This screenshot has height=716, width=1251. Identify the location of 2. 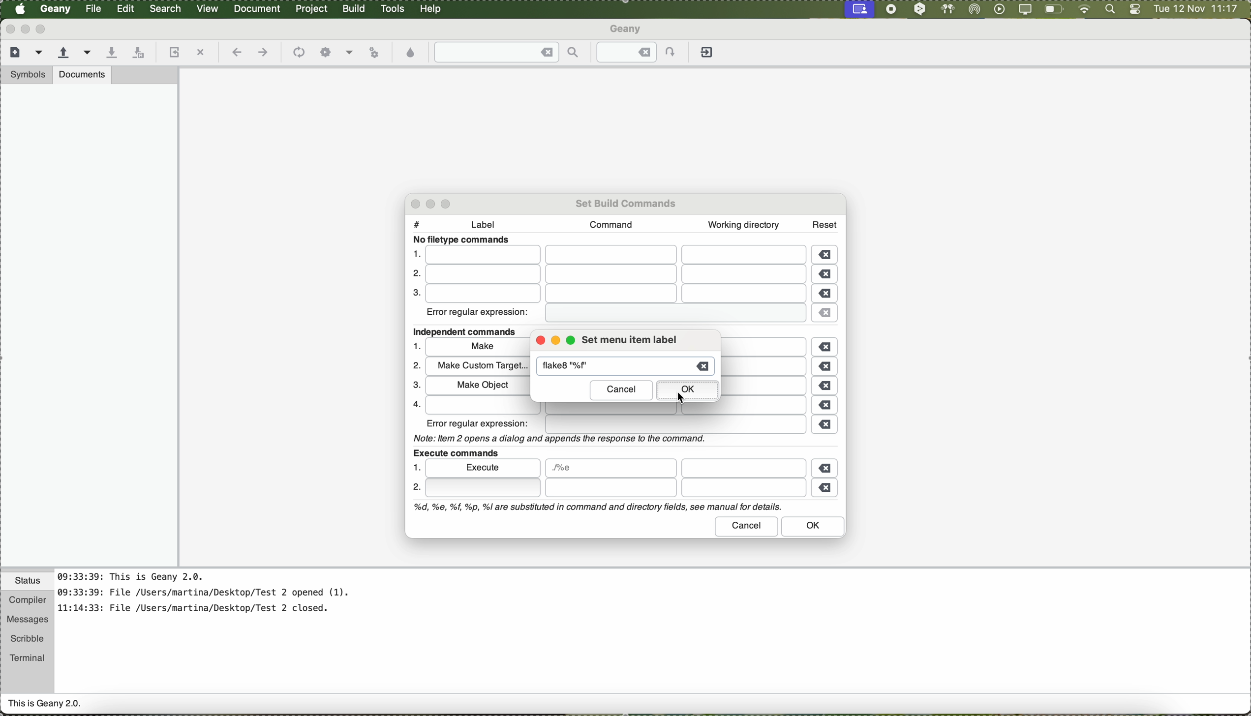
(416, 489).